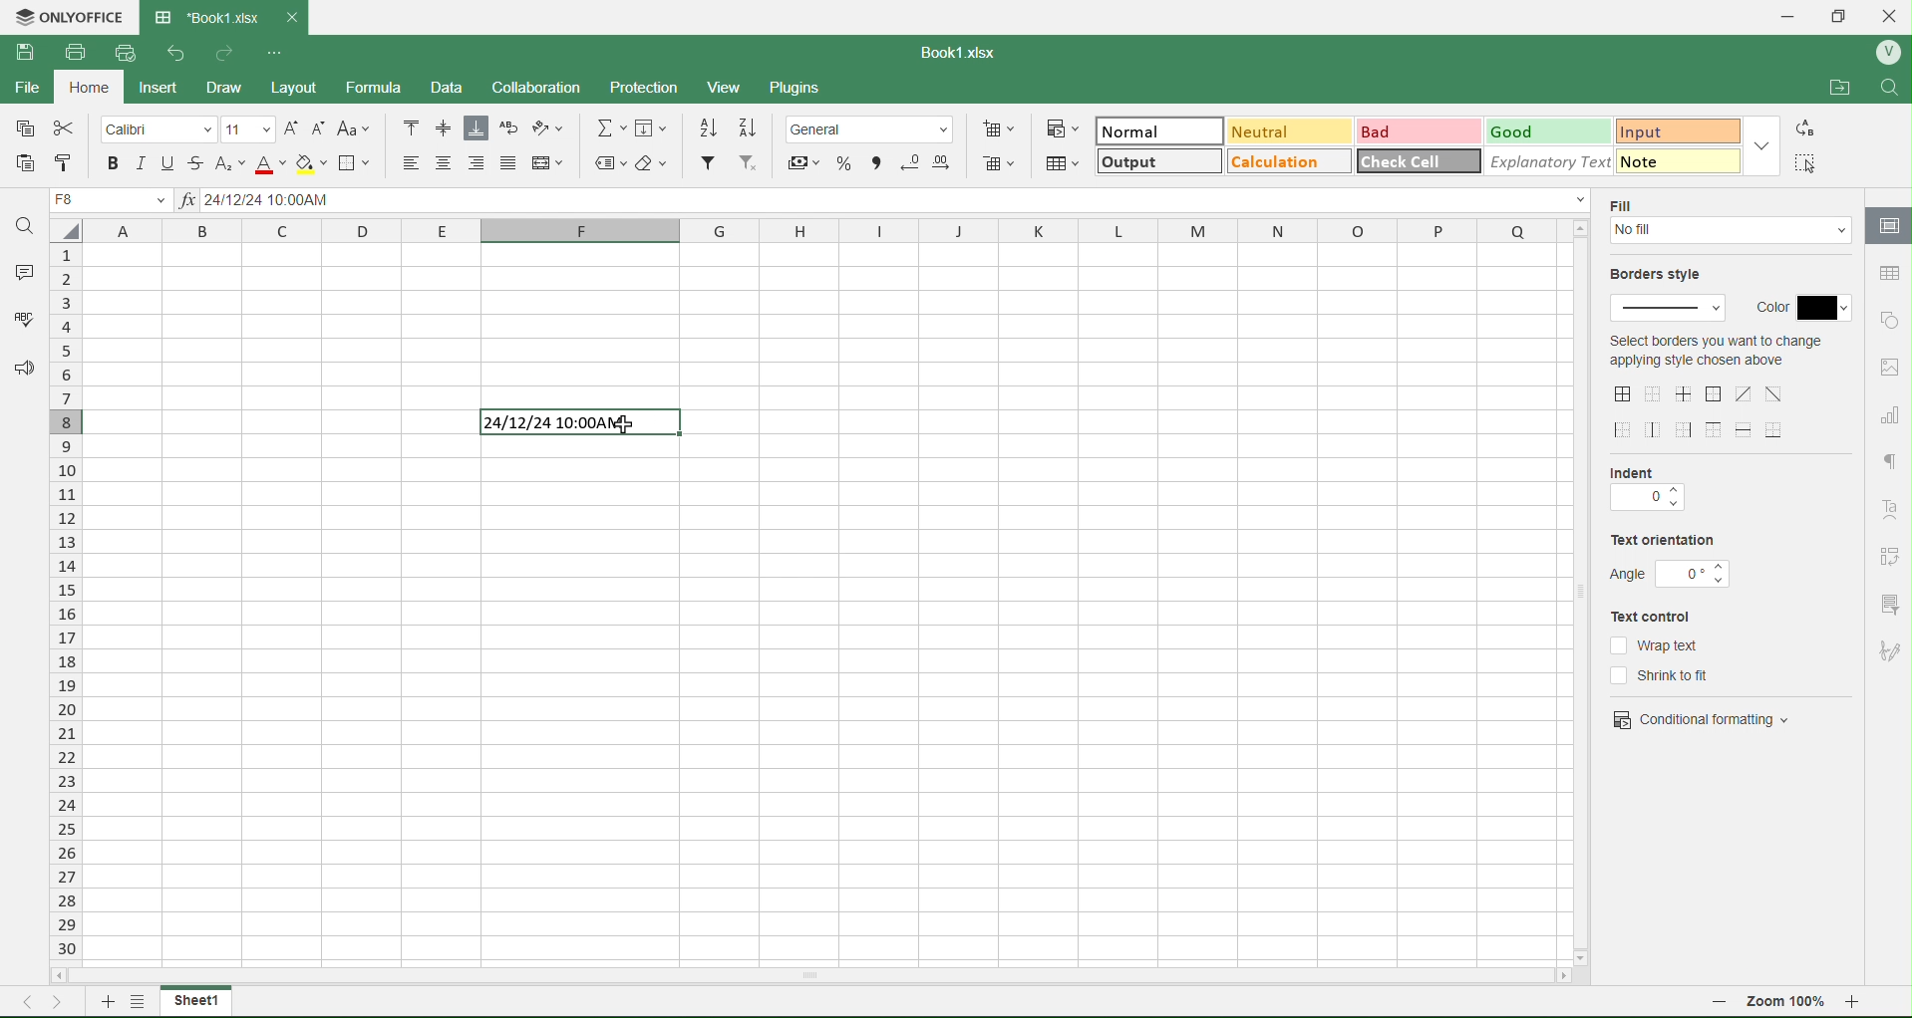 The image size is (1912, 1018). What do you see at coordinates (412, 127) in the screenshot?
I see `Align Top` at bounding box center [412, 127].